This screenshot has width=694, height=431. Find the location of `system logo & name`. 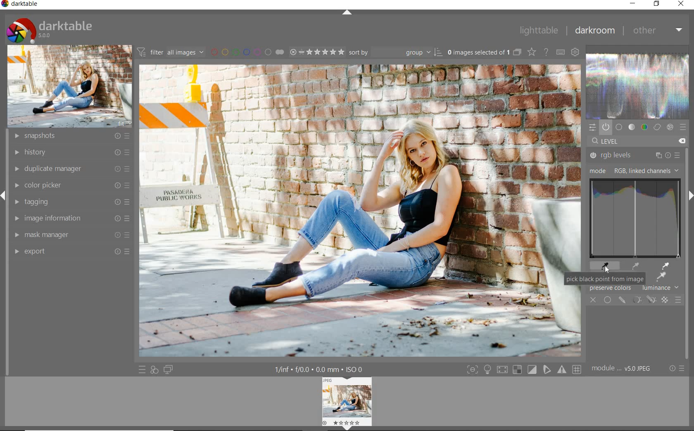

system logo & name is located at coordinates (50, 30).